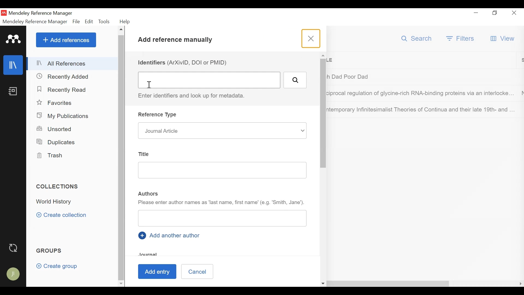  I want to click on minimize, so click(476, 13).